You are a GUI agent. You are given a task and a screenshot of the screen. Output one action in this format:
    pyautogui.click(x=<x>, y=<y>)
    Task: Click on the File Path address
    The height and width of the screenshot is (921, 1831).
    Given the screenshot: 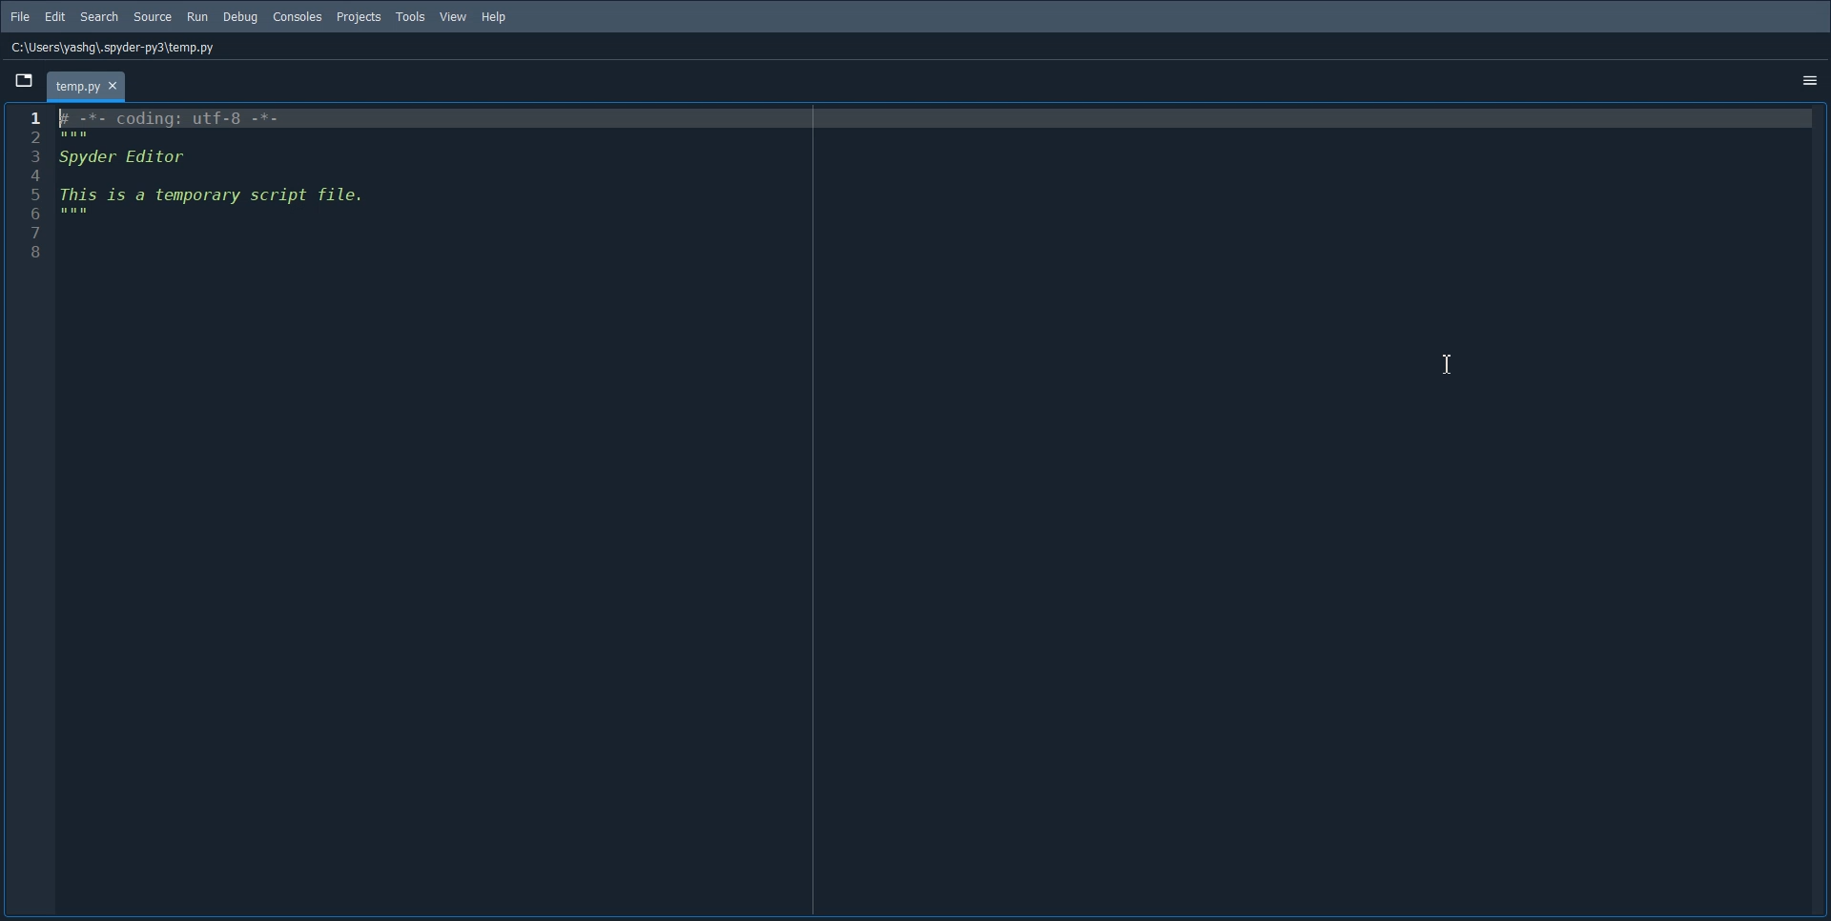 What is the action you would take?
    pyautogui.click(x=115, y=49)
    